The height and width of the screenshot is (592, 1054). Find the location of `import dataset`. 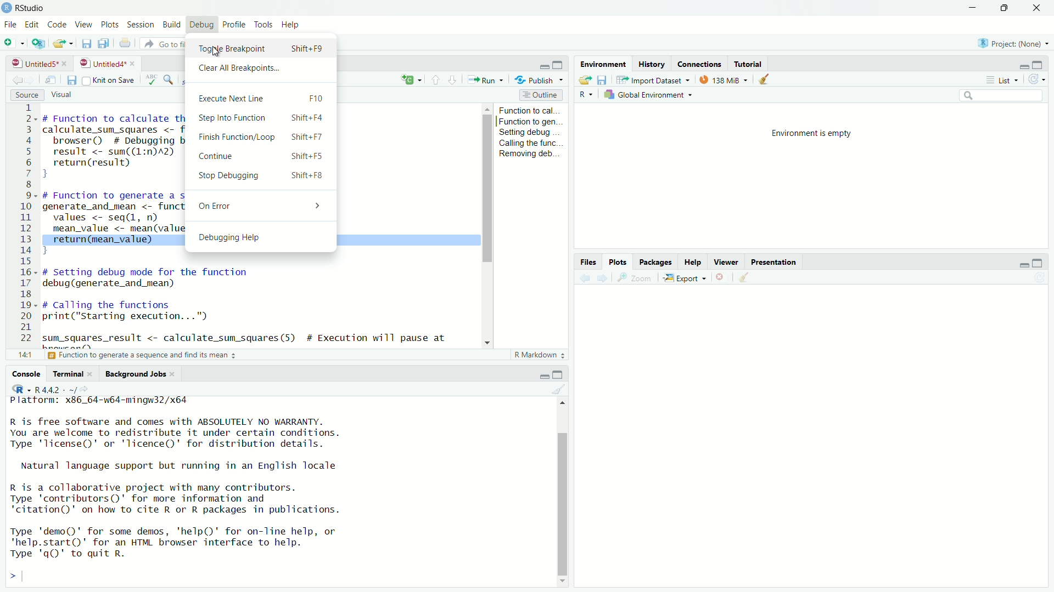

import dataset is located at coordinates (657, 81).